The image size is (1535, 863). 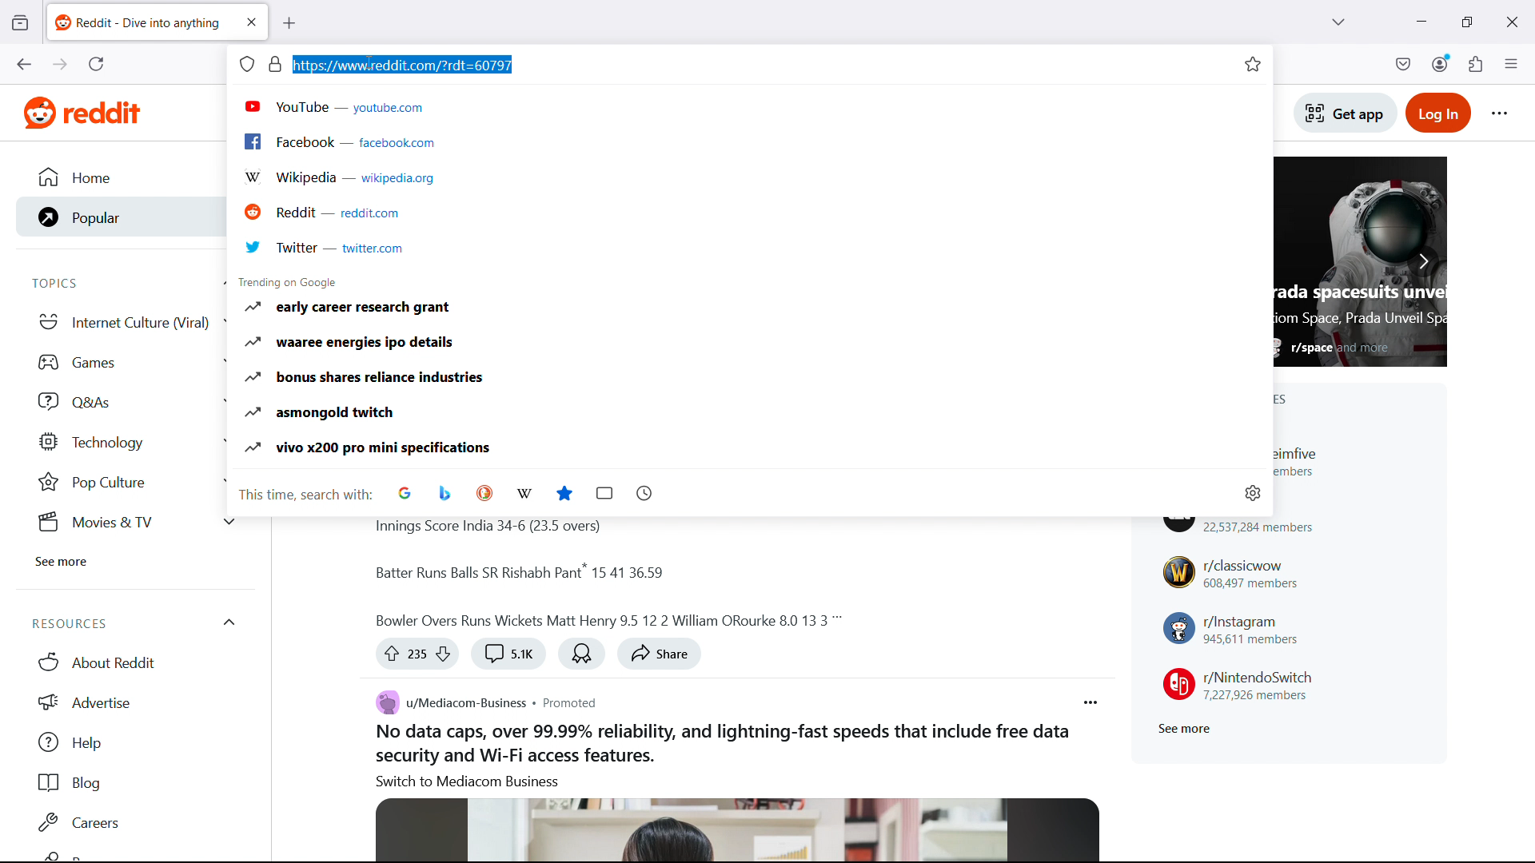 I want to click on Body of the post, so click(x=709, y=576).